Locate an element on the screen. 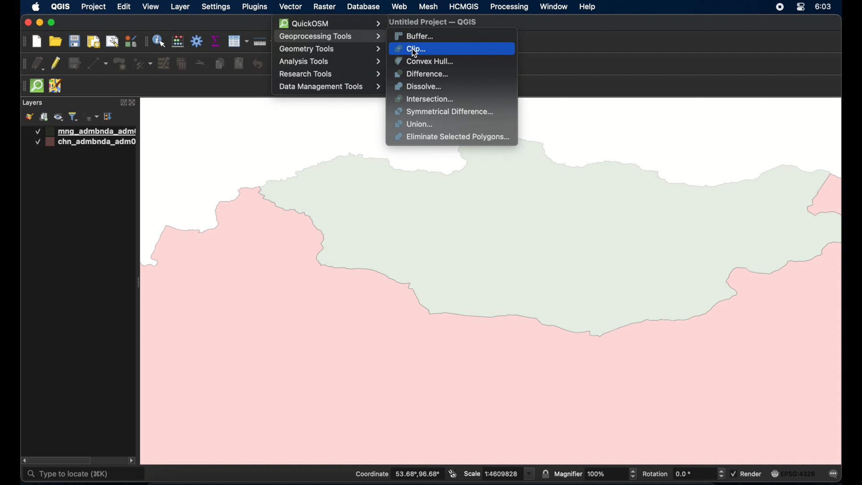 The image size is (862, 485). toolbox is located at coordinates (197, 41).